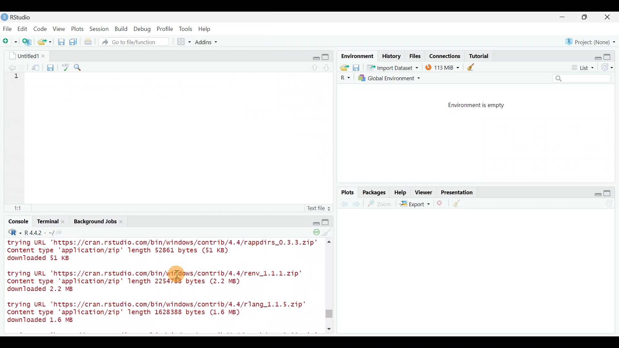  I want to click on Search bar, so click(583, 79).